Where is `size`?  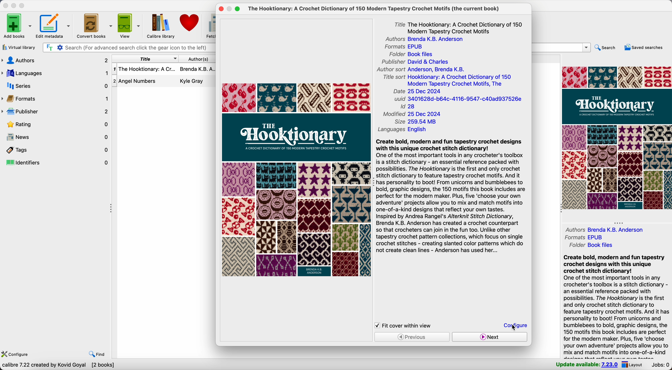
size is located at coordinates (417, 122).